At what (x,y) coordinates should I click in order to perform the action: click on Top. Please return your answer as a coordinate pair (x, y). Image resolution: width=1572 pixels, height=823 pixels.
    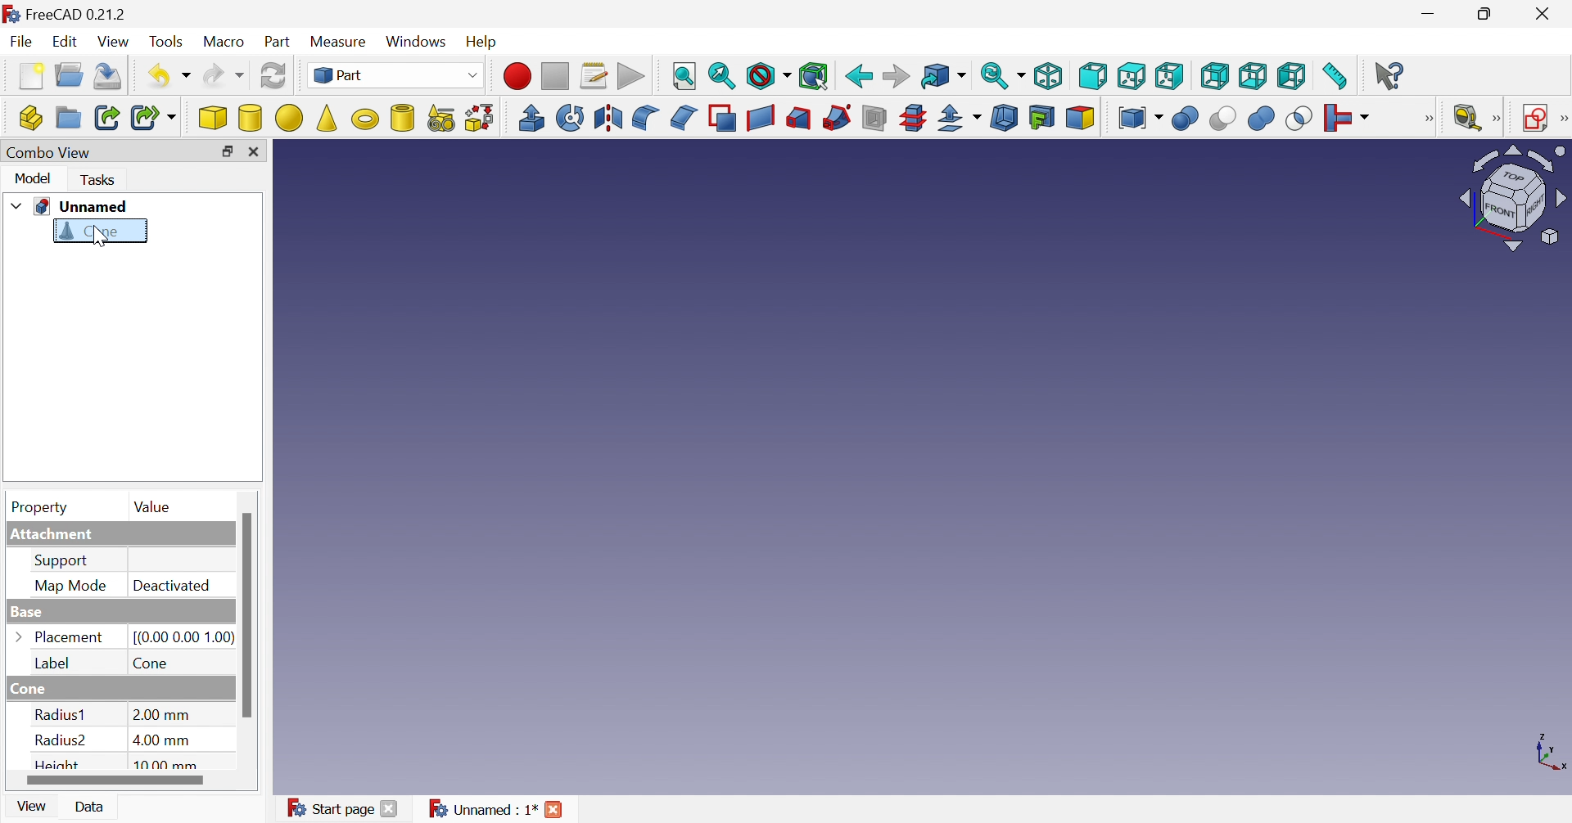
    Looking at the image, I should click on (1132, 76).